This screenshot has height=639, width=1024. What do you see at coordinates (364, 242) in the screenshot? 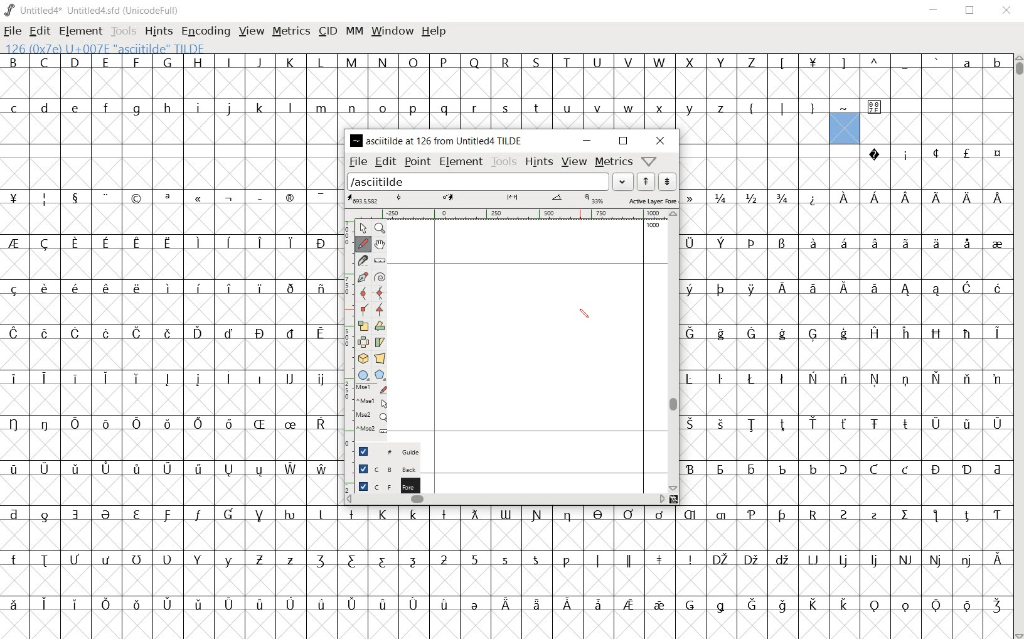
I see `draw a freehand curve` at bounding box center [364, 242].